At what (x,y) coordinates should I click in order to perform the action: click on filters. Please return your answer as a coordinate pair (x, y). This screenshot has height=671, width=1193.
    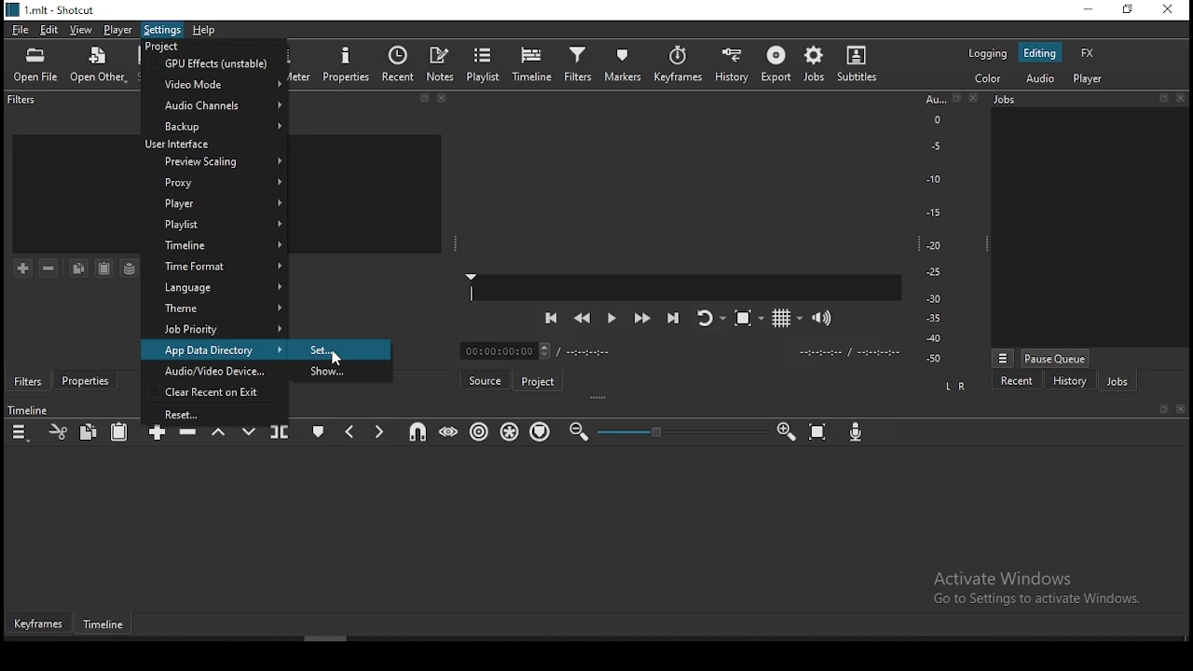
    Looking at the image, I should click on (23, 103).